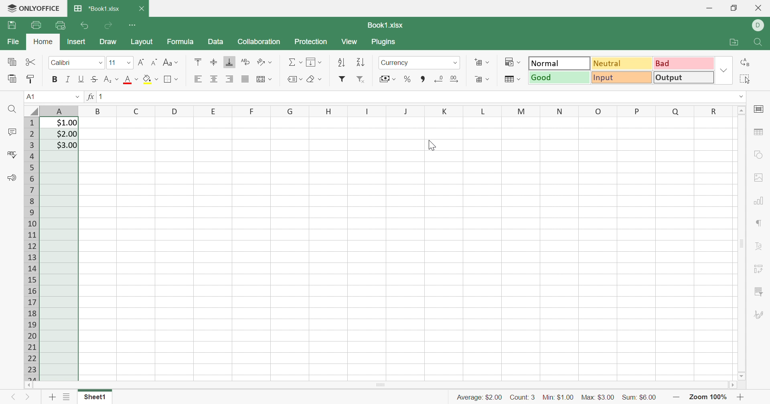 The height and width of the screenshot is (404, 770). Describe the element at coordinates (13, 155) in the screenshot. I see `Spell checking` at that location.